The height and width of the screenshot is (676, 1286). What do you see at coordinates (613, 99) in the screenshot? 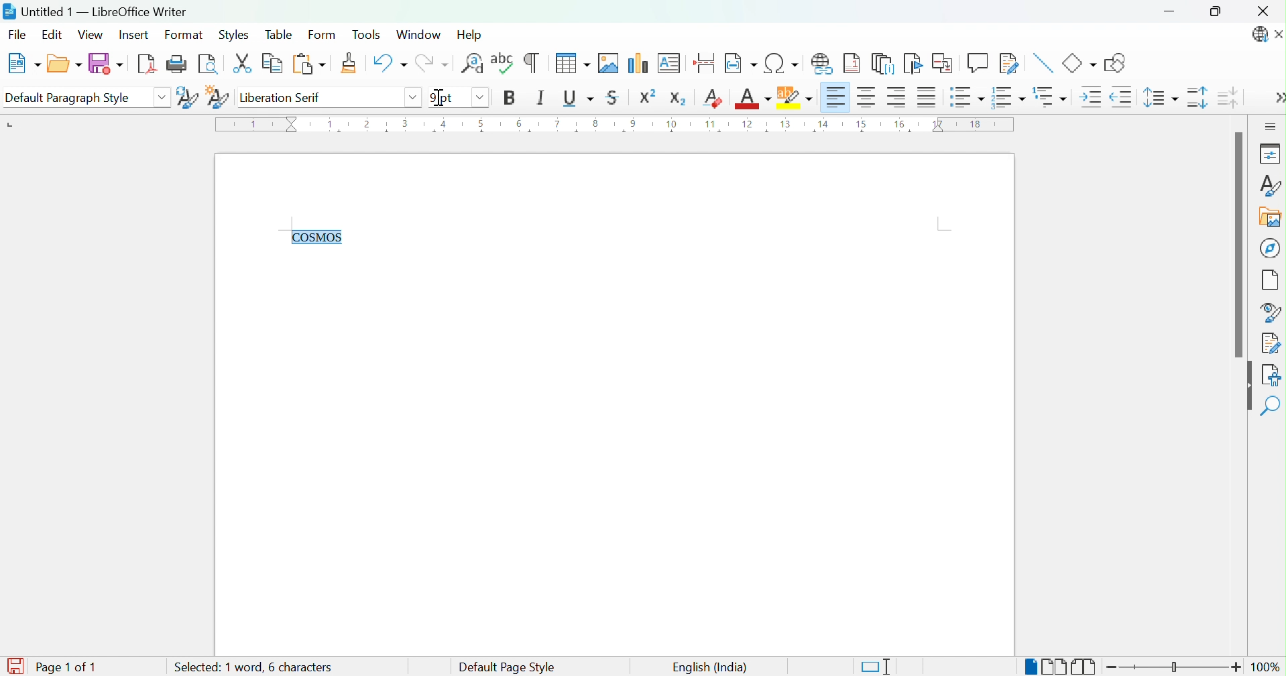
I see `Strikethrough` at bounding box center [613, 99].